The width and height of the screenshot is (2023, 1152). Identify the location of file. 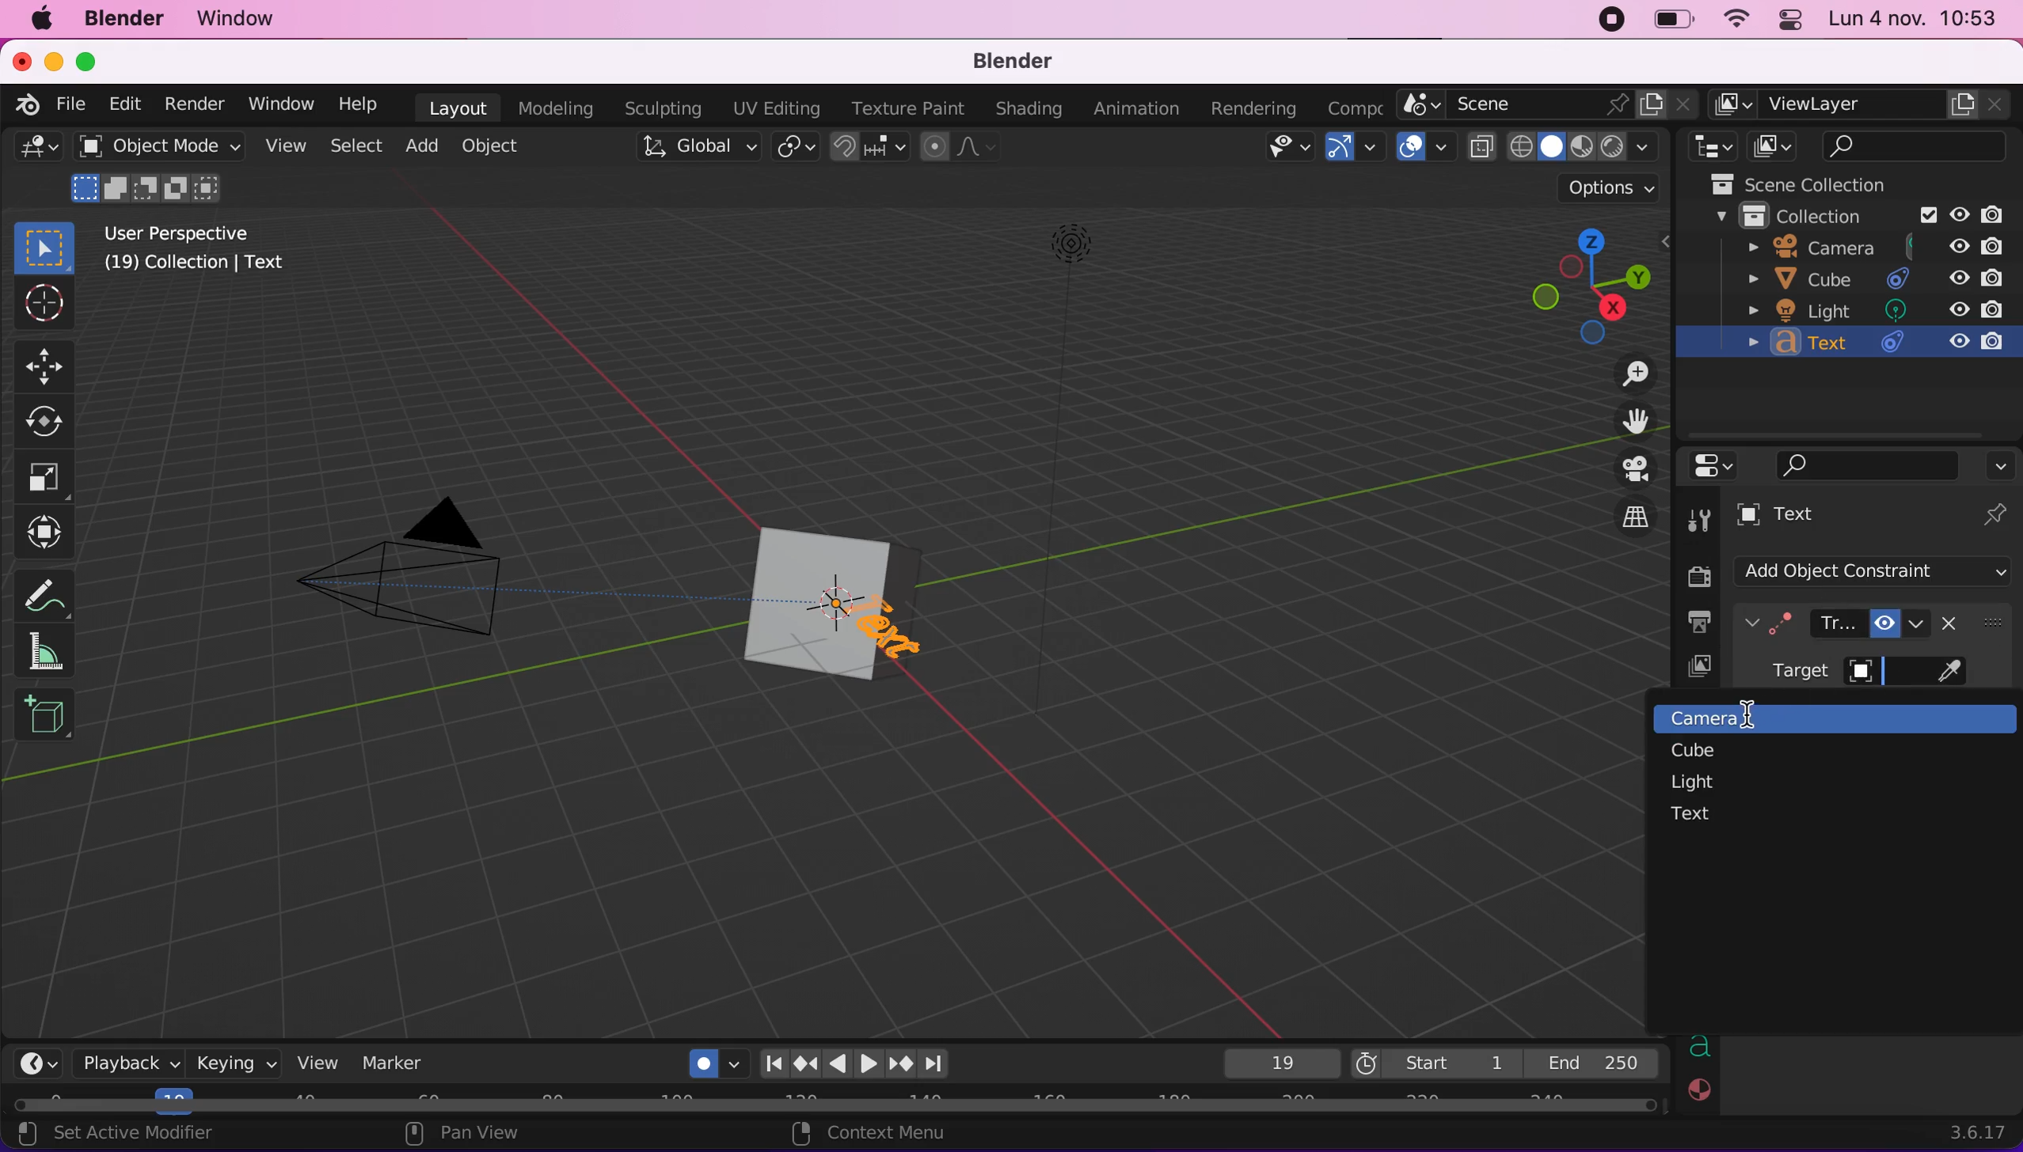
(72, 103).